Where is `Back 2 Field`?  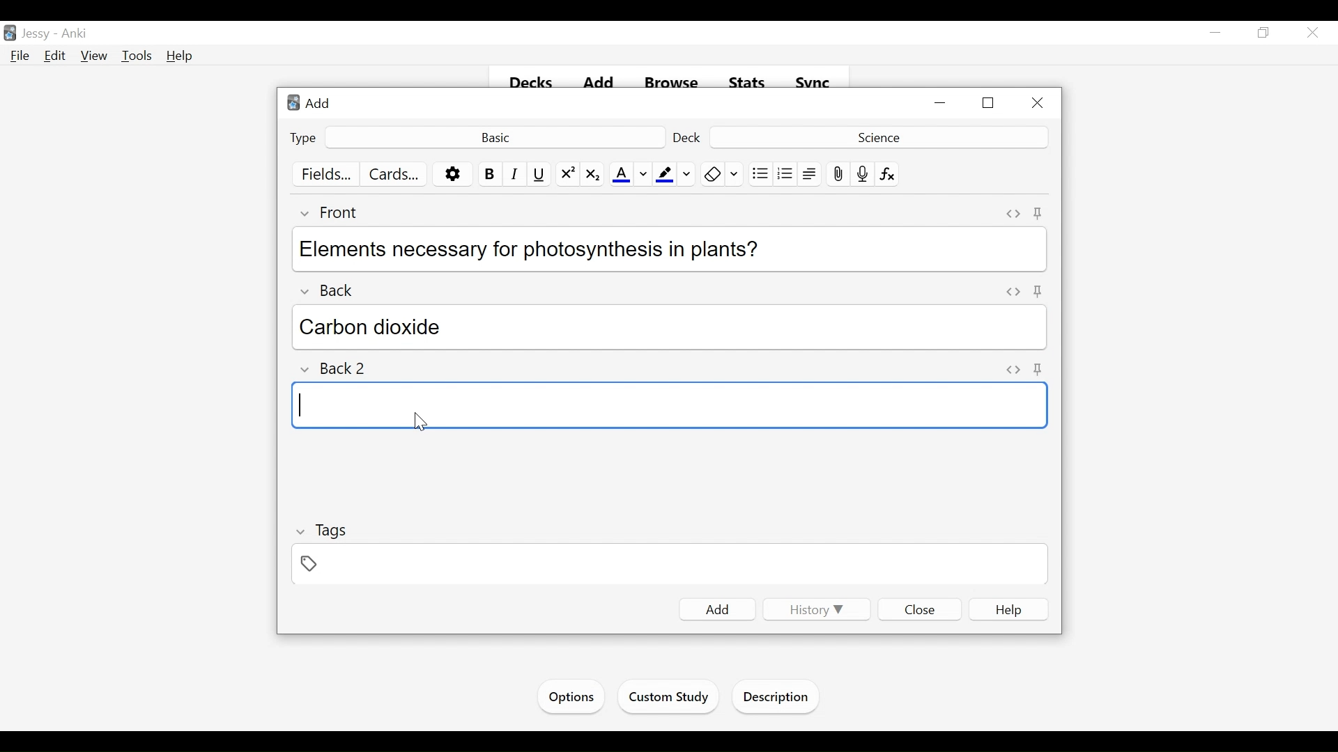
Back 2 Field is located at coordinates (668, 405).